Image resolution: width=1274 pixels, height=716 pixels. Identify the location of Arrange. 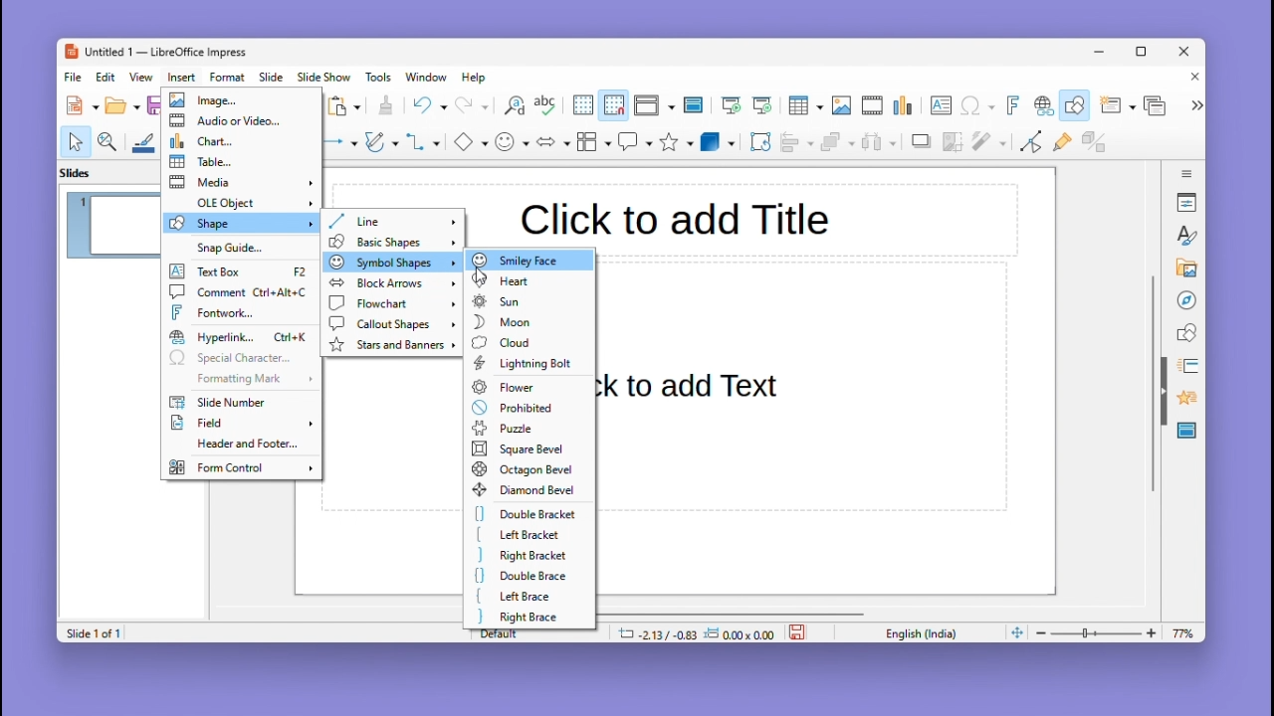
(835, 144).